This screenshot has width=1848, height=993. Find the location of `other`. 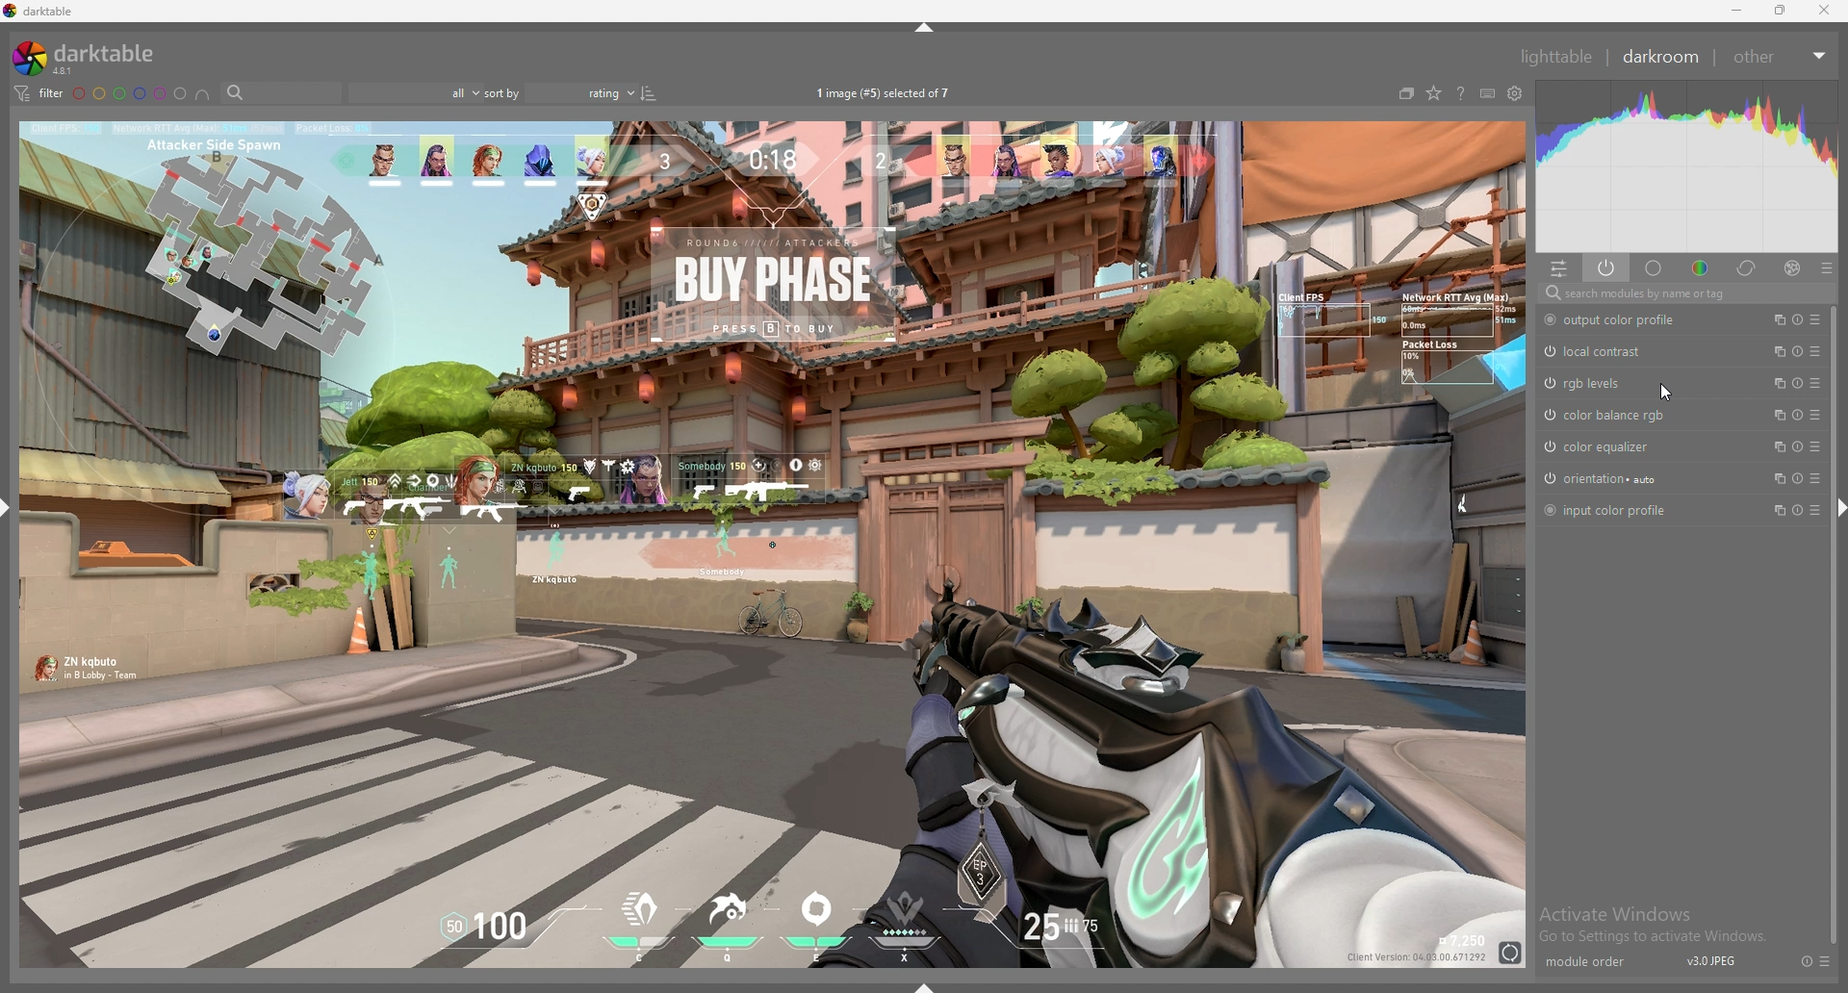

other is located at coordinates (1777, 57).